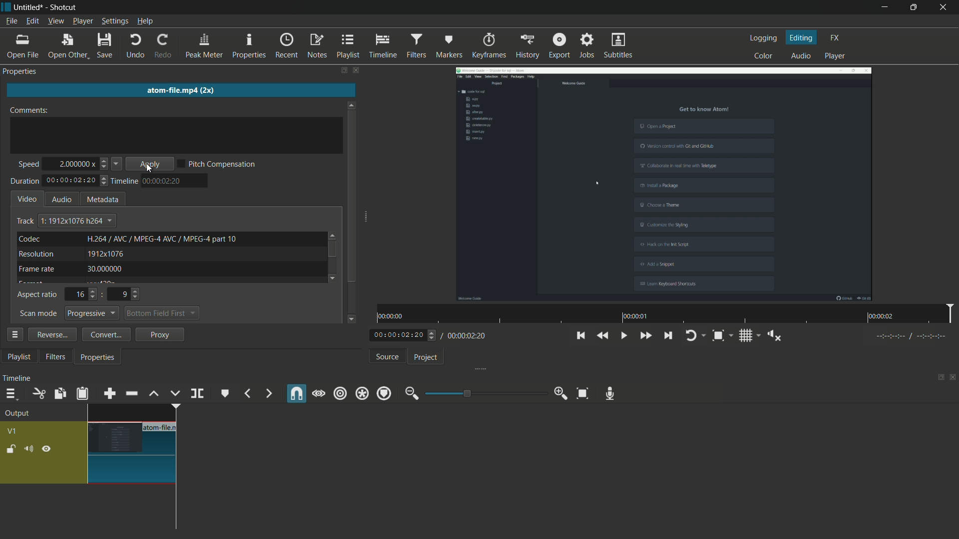 The height and width of the screenshot is (539, 959). What do you see at coordinates (57, 357) in the screenshot?
I see `filters` at bounding box center [57, 357].